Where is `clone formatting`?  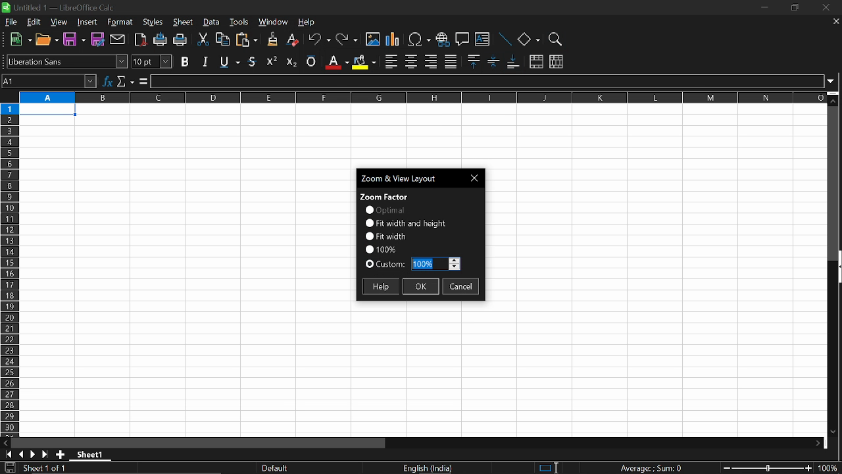 clone formatting is located at coordinates (270, 39).